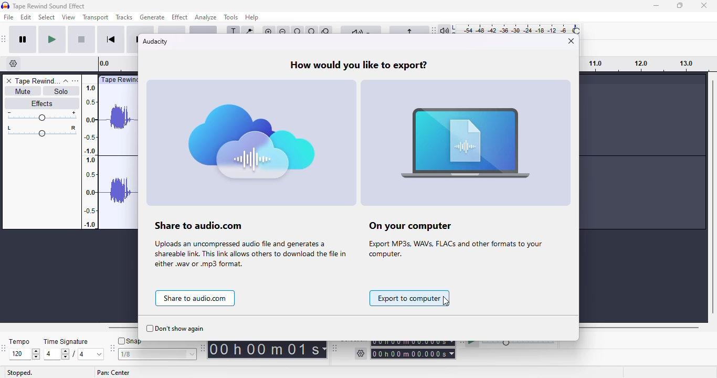  What do you see at coordinates (82, 40) in the screenshot?
I see `stop` at bounding box center [82, 40].